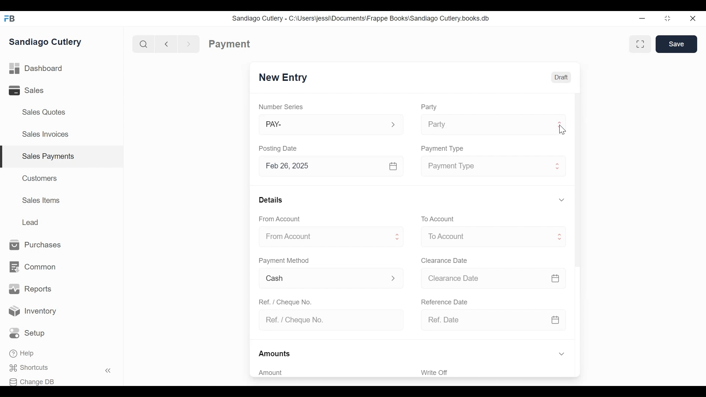  Describe the element at coordinates (30, 289) in the screenshot. I see `Reports` at that location.